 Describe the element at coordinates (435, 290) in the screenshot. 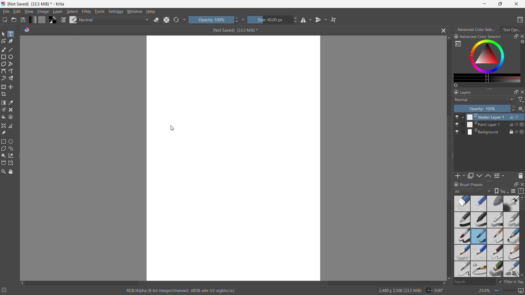

I see `rotate canvas` at that location.